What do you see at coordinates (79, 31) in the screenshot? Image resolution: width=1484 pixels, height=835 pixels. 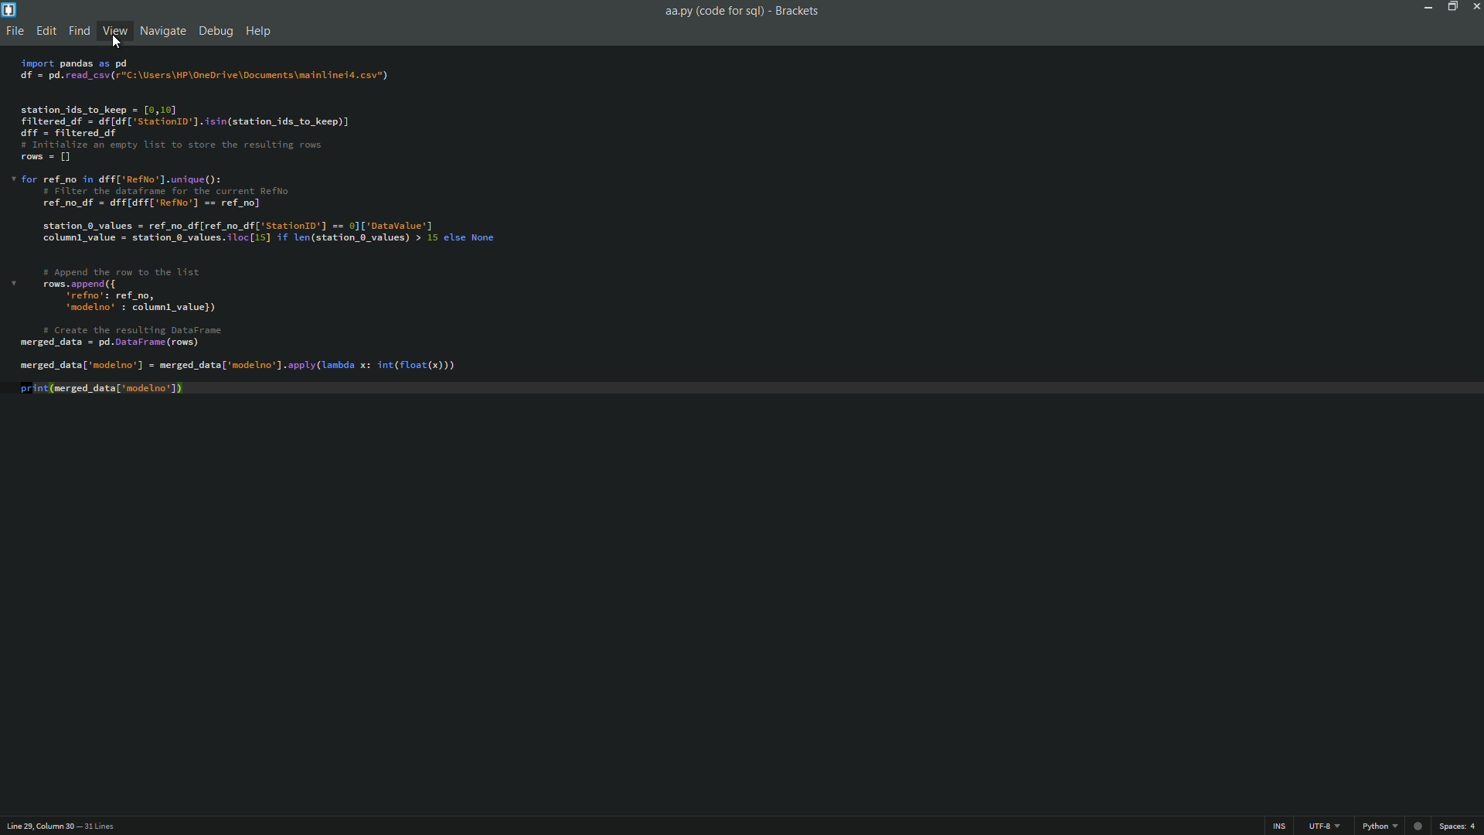 I see `find menu` at bounding box center [79, 31].